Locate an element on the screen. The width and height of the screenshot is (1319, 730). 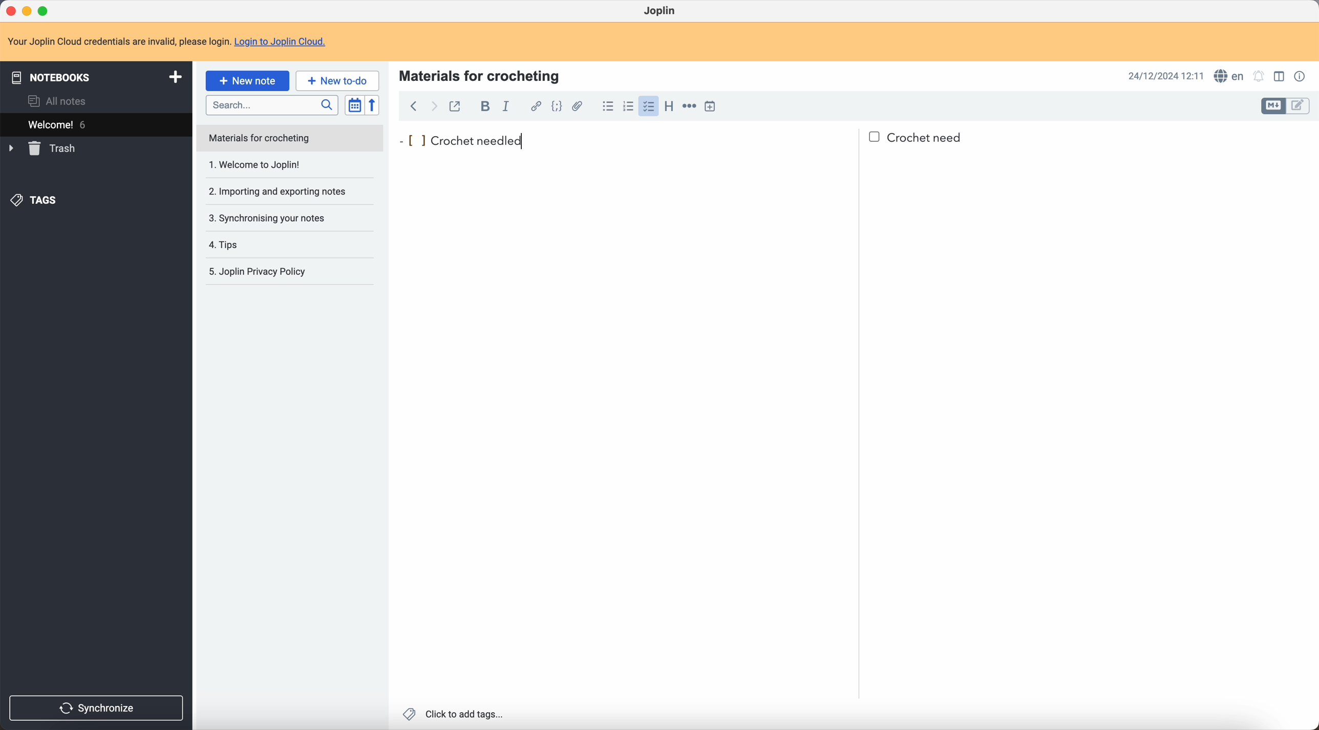
synchronize is located at coordinates (97, 708).